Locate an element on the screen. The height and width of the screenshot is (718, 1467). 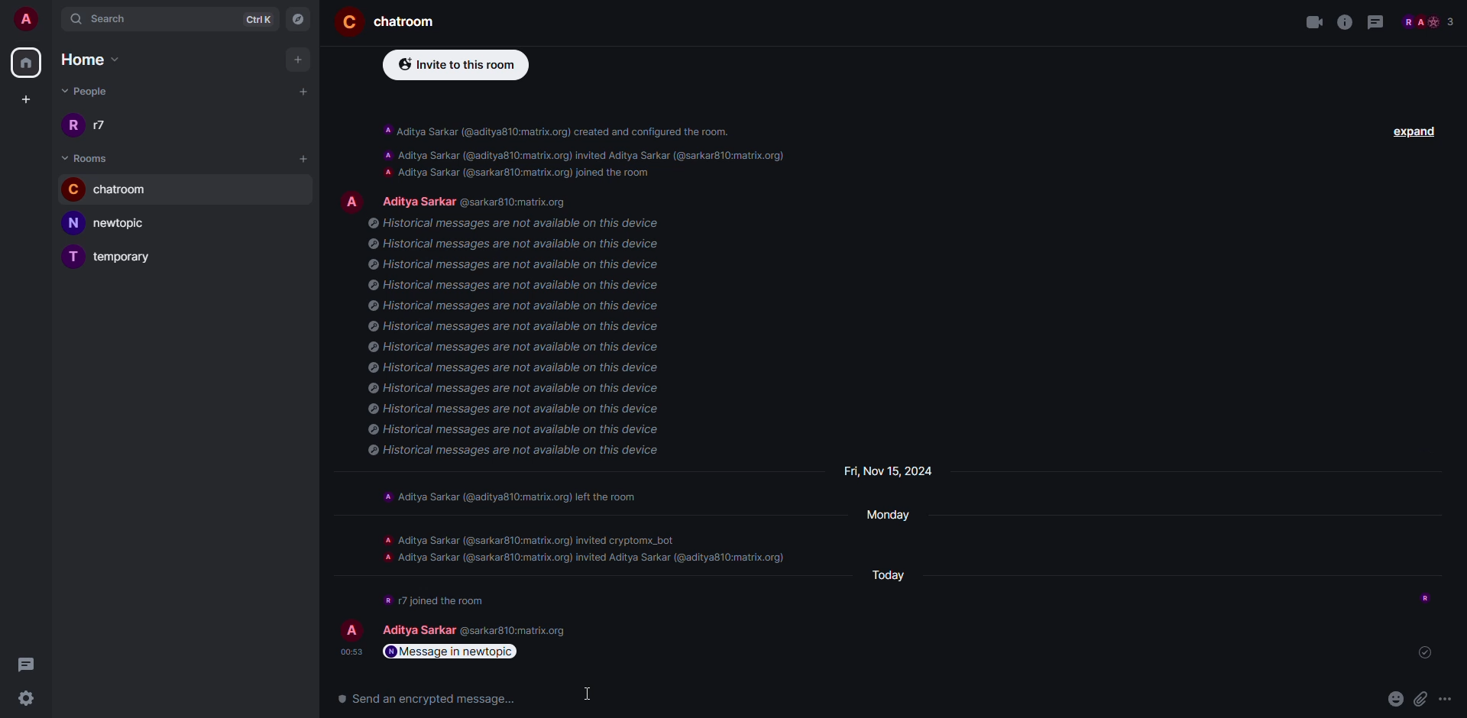
create space is located at coordinates (24, 99).